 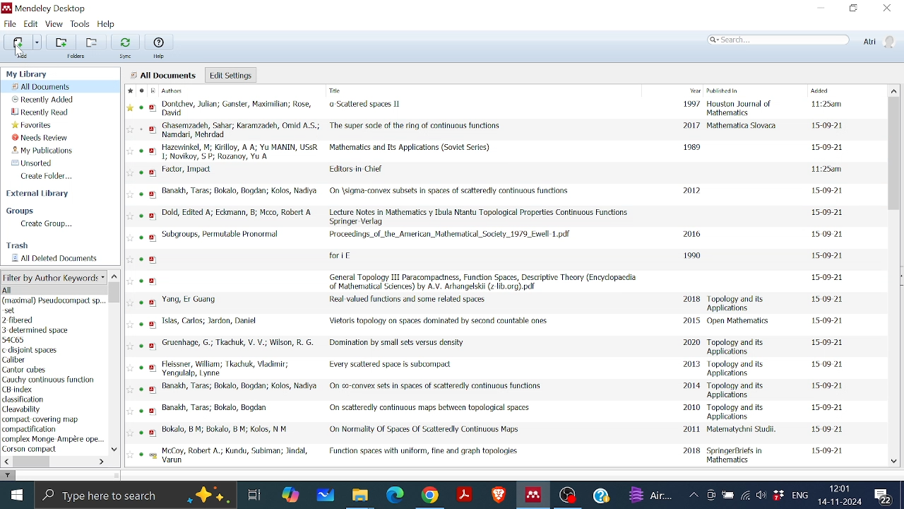 What do you see at coordinates (153, 129) in the screenshot?
I see `pdf` at bounding box center [153, 129].